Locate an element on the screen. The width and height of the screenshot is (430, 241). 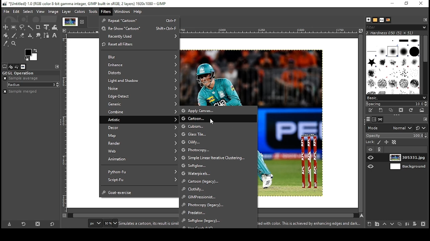
photocopy (legacy) is located at coordinates (219, 205).